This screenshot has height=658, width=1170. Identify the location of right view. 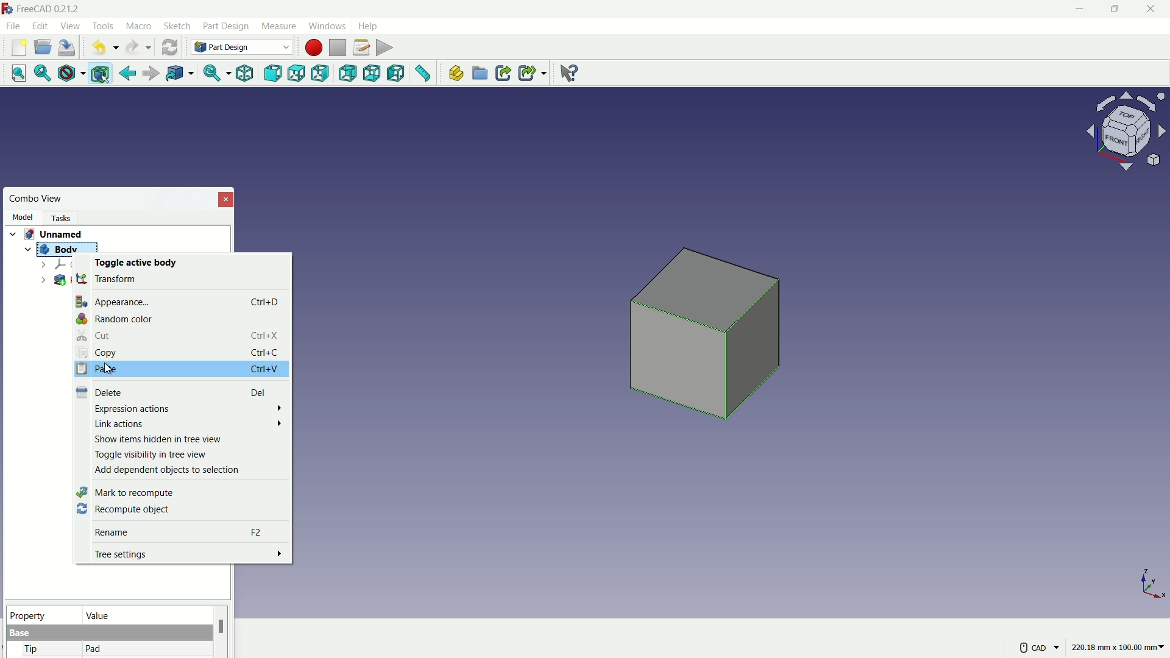
(322, 76).